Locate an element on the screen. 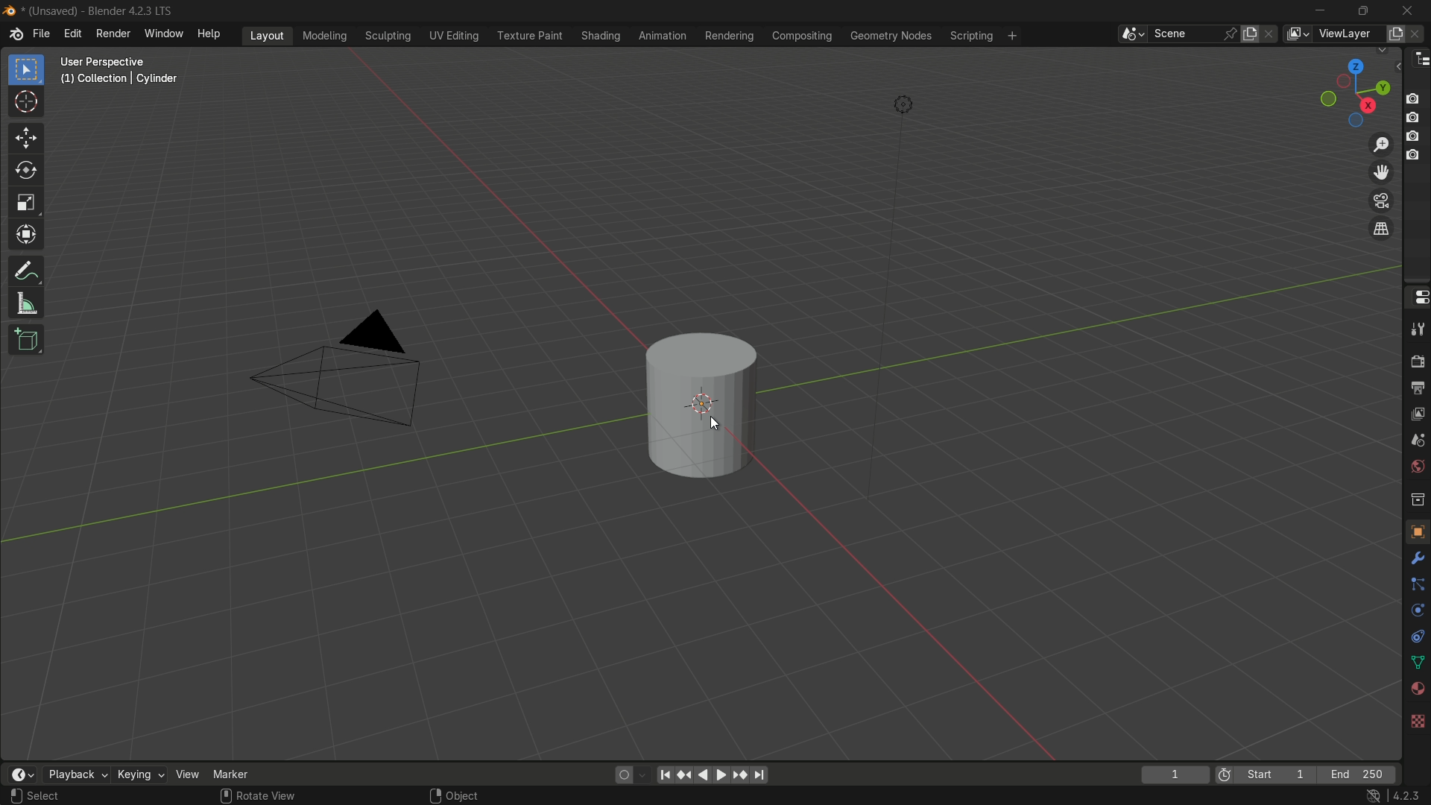 This screenshot has width=1431, height=805. layer 3 is located at coordinates (1415, 136).